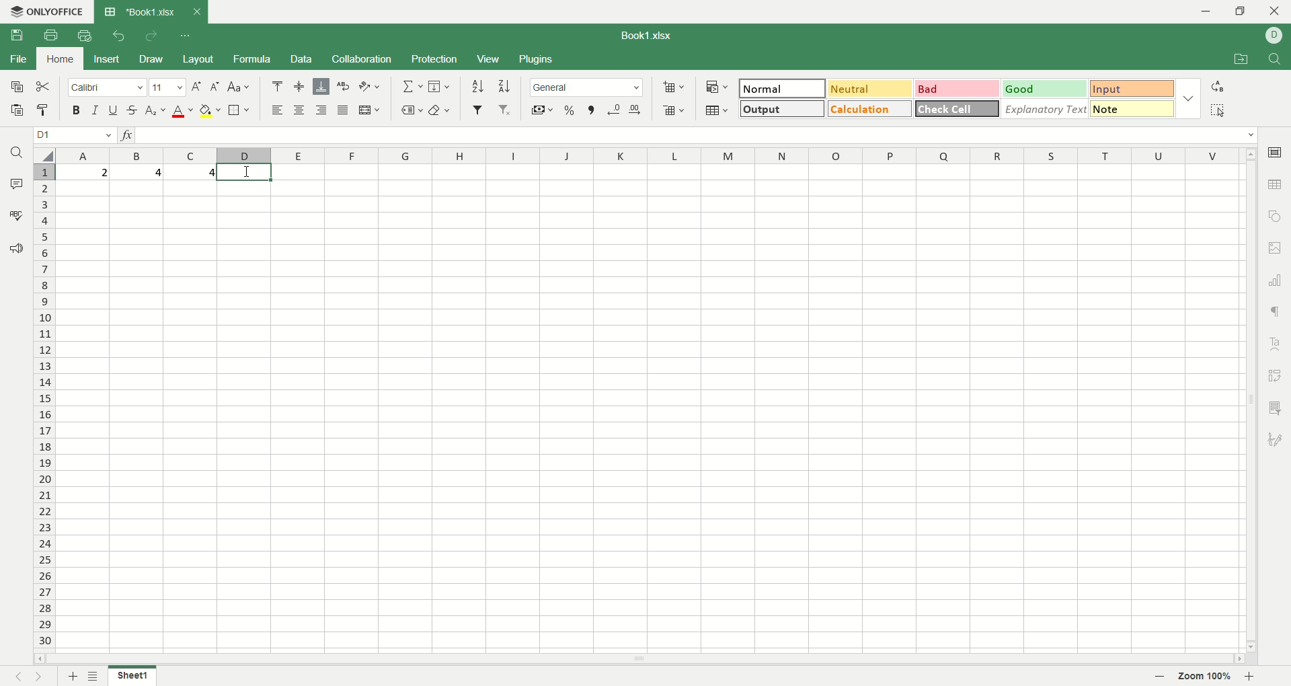 This screenshot has height=686, width=1291. I want to click on strikethrough, so click(132, 111).